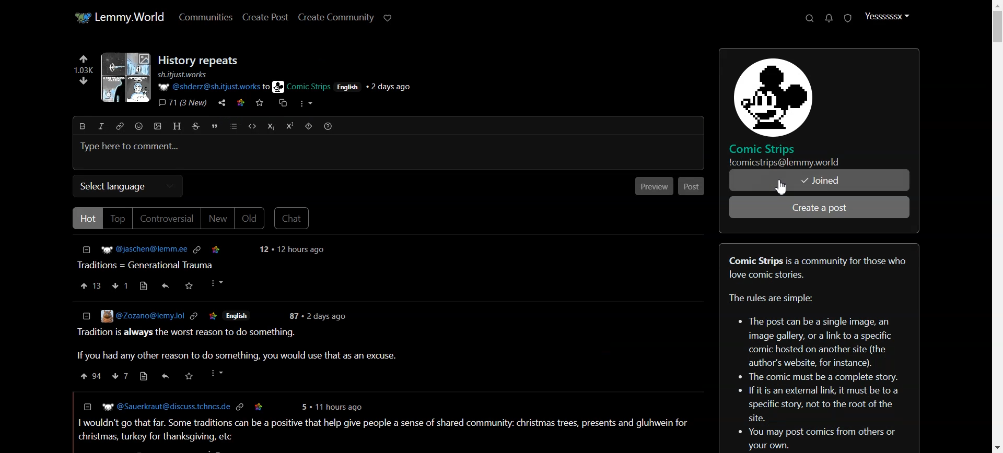 The width and height of the screenshot is (1003, 453). What do you see at coordinates (292, 218) in the screenshot?
I see `Chat` at bounding box center [292, 218].